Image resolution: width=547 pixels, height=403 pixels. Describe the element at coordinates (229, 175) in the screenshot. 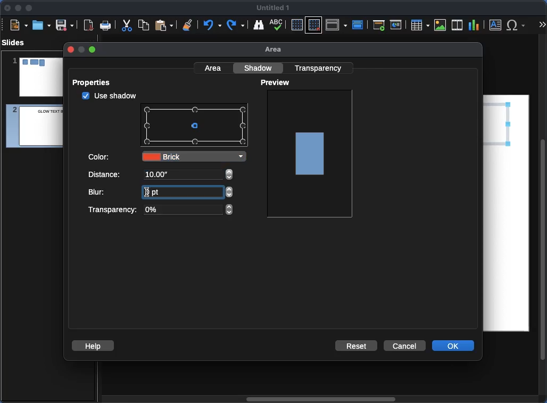

I see `adjust` at that location.